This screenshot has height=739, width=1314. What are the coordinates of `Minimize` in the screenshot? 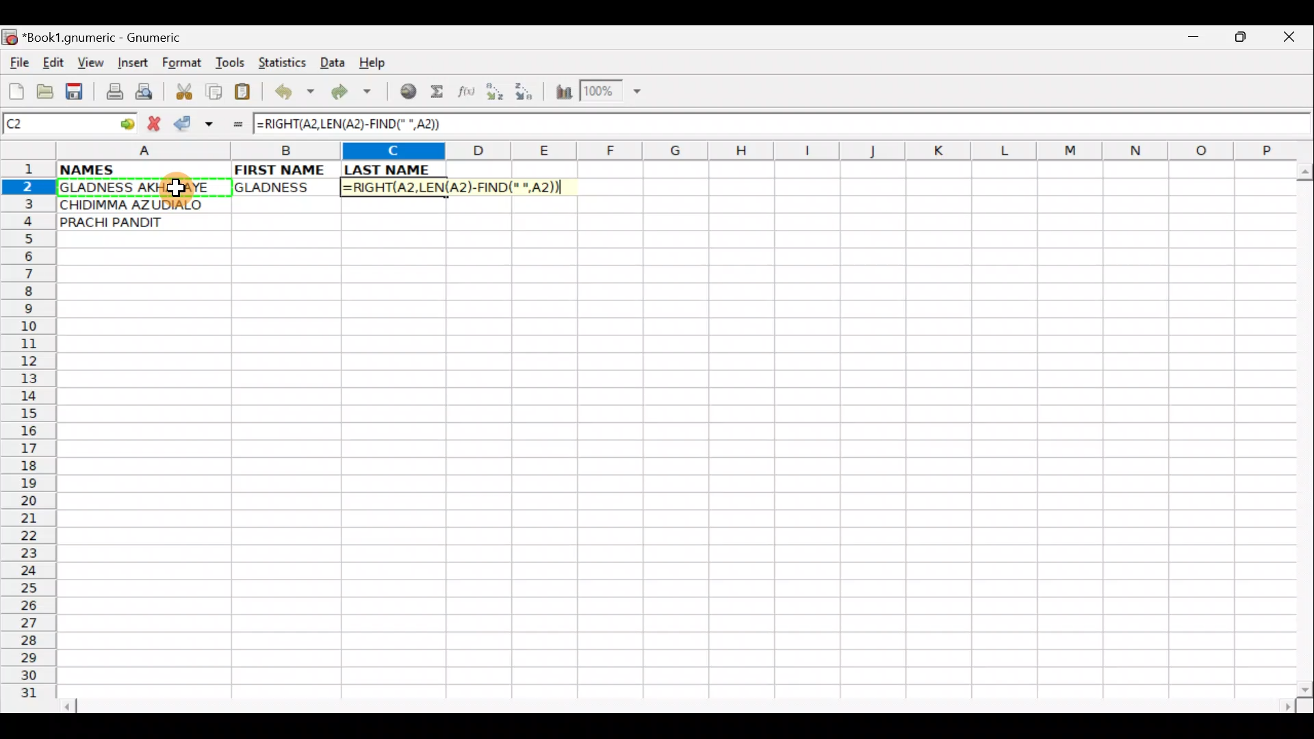 It's located at (1190, 40).